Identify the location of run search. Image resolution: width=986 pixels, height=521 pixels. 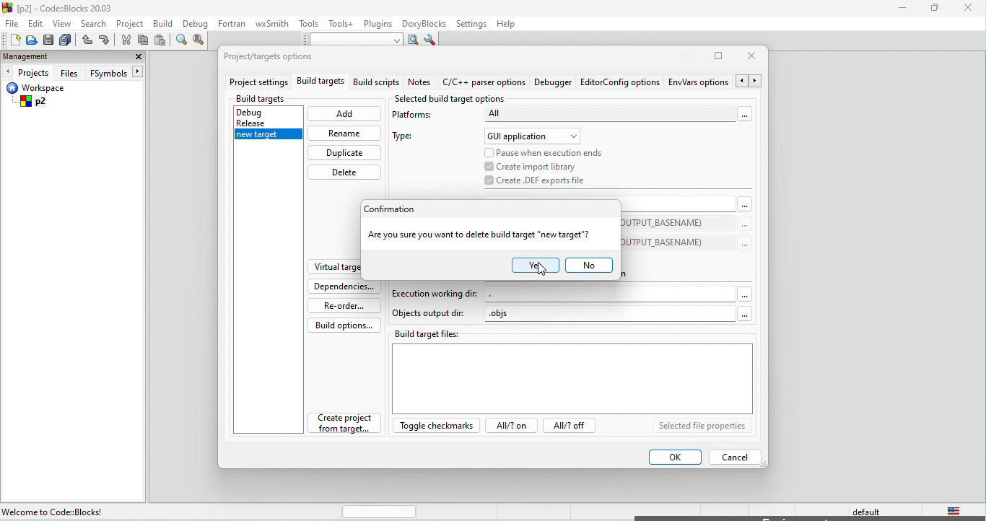
(413, 40).